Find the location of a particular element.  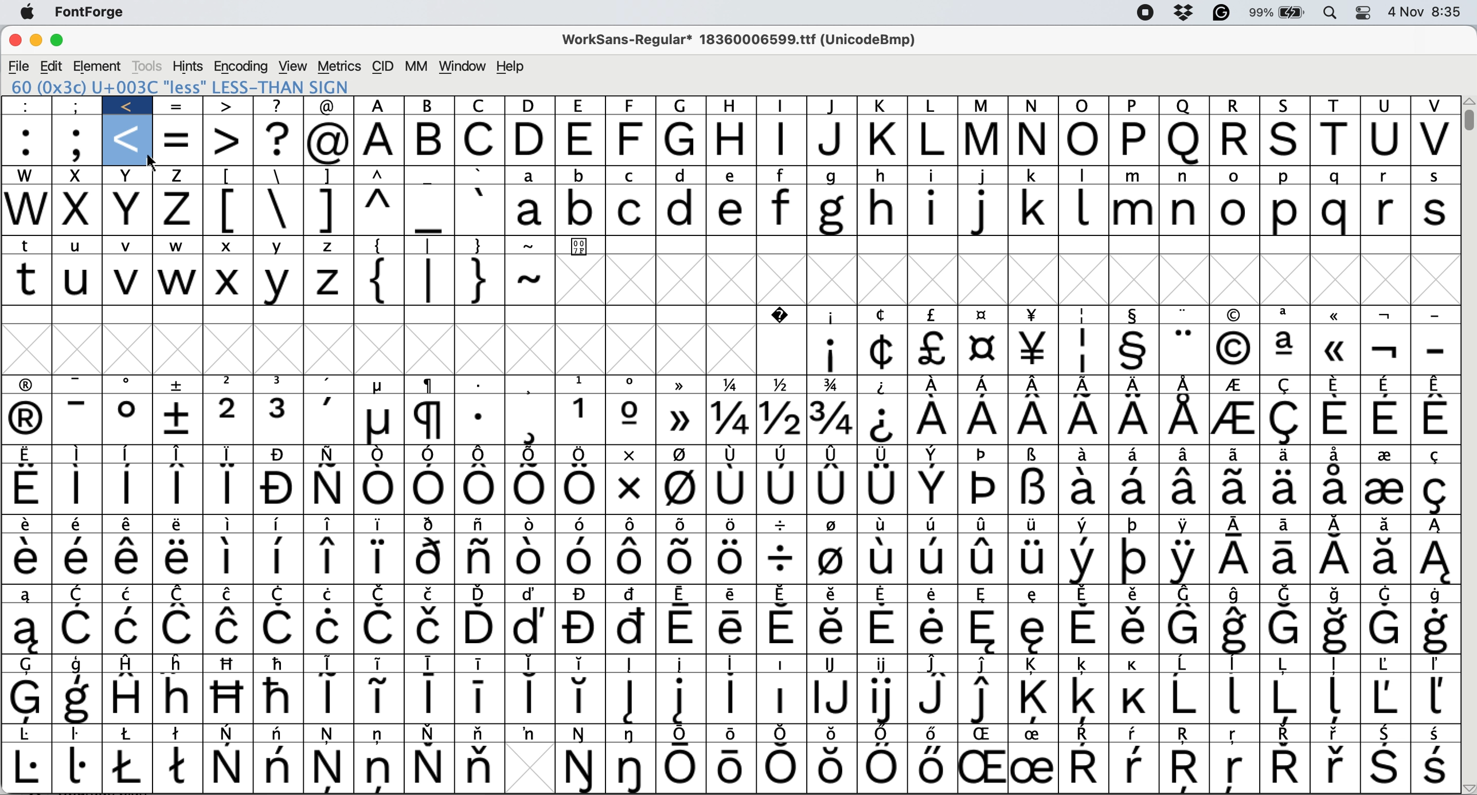

Symbol is located at coordinates (1035, 351).